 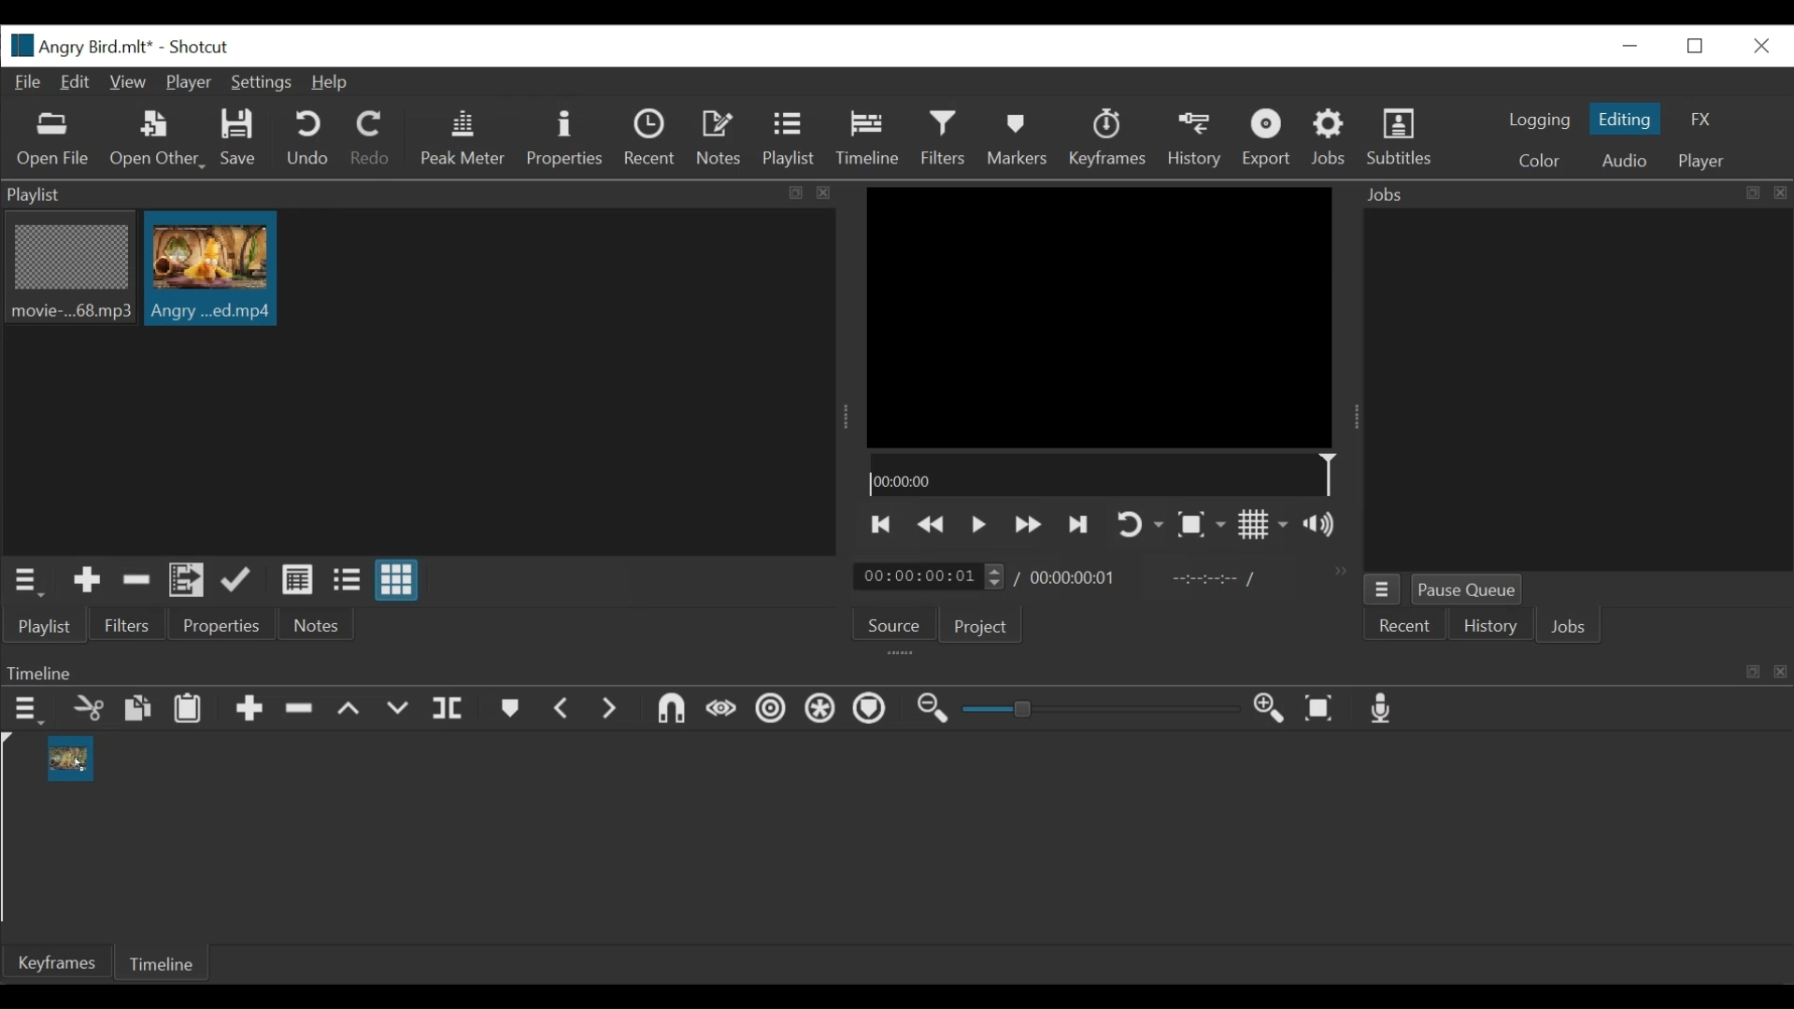 I want to click on Toggle Zoom, so click(x=1201, y=525).